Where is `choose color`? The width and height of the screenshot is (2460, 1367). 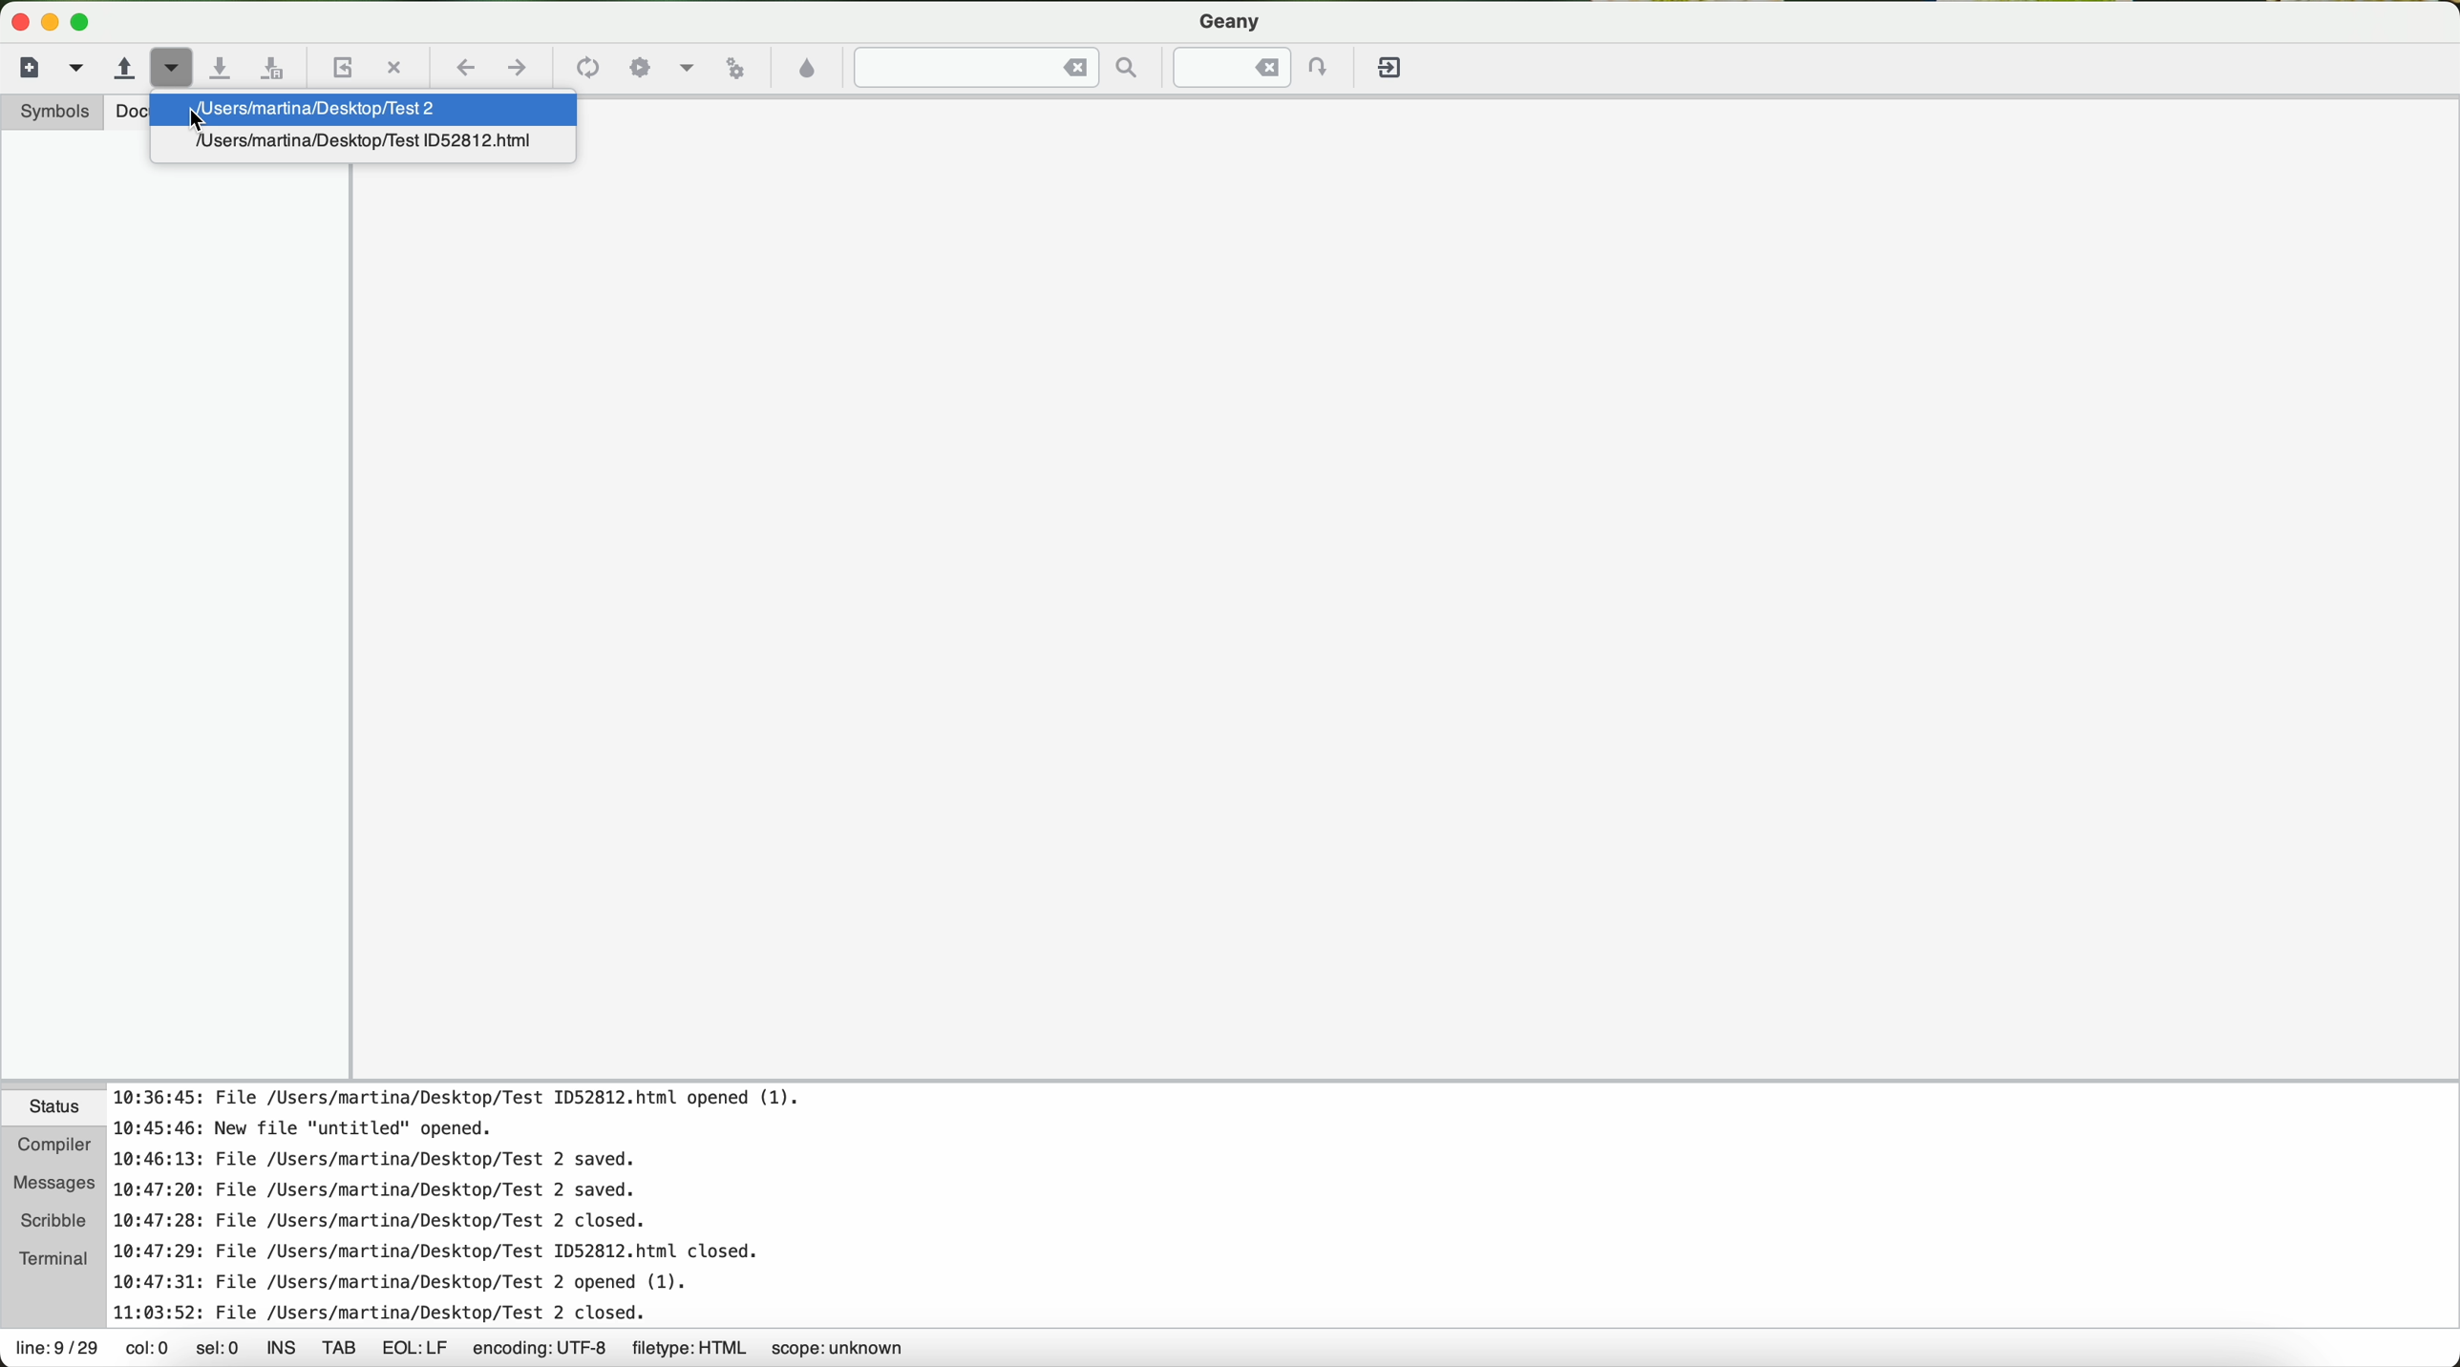 choose color is located at coordinates (805, 70).